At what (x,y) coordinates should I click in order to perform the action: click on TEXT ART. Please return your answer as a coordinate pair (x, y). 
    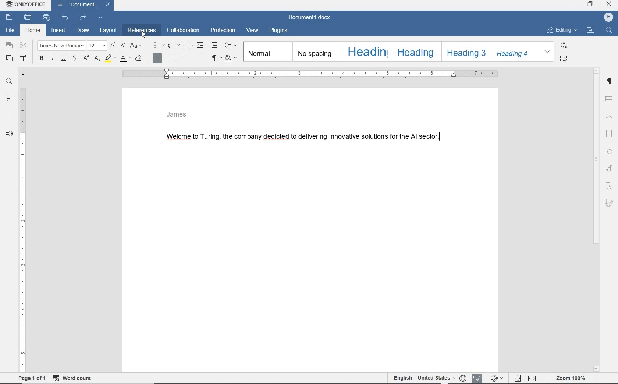
    Looking at the image, I should click on (610, 186).